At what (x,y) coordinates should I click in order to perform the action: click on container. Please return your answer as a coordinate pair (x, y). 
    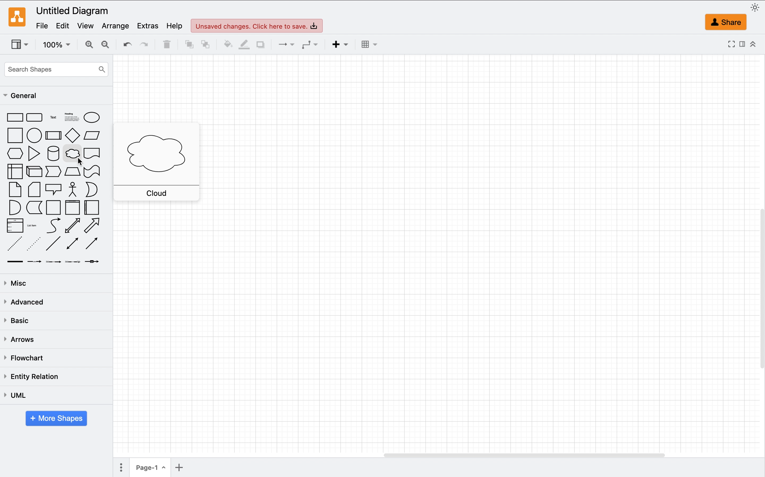
    Looking at the image, I should click on (54, 207).